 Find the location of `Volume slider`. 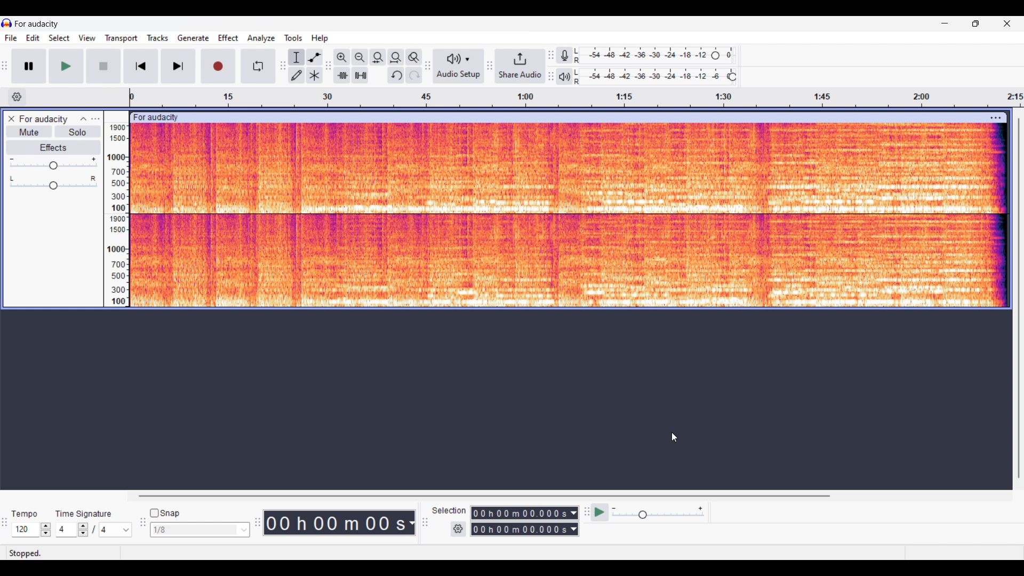

Volume slider is located at coordinates (53, 164).